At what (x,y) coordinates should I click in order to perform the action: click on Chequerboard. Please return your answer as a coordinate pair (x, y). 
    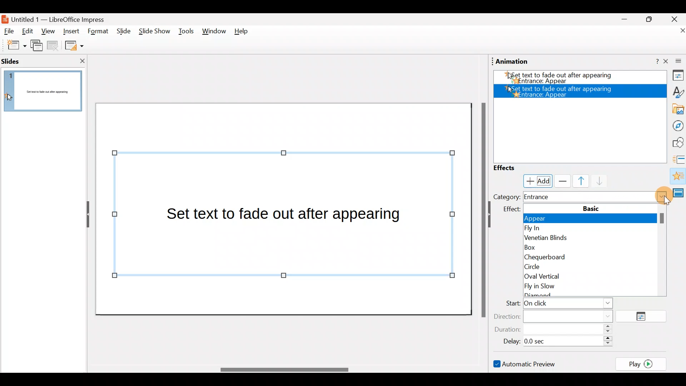
    Looking at the image, I should click on (592, 256).